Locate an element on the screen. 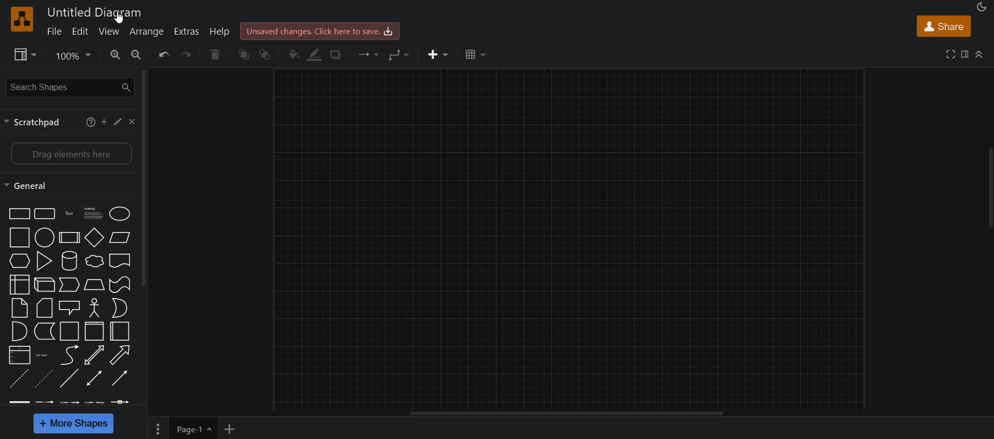  redo is located at coordinates (187, 55).